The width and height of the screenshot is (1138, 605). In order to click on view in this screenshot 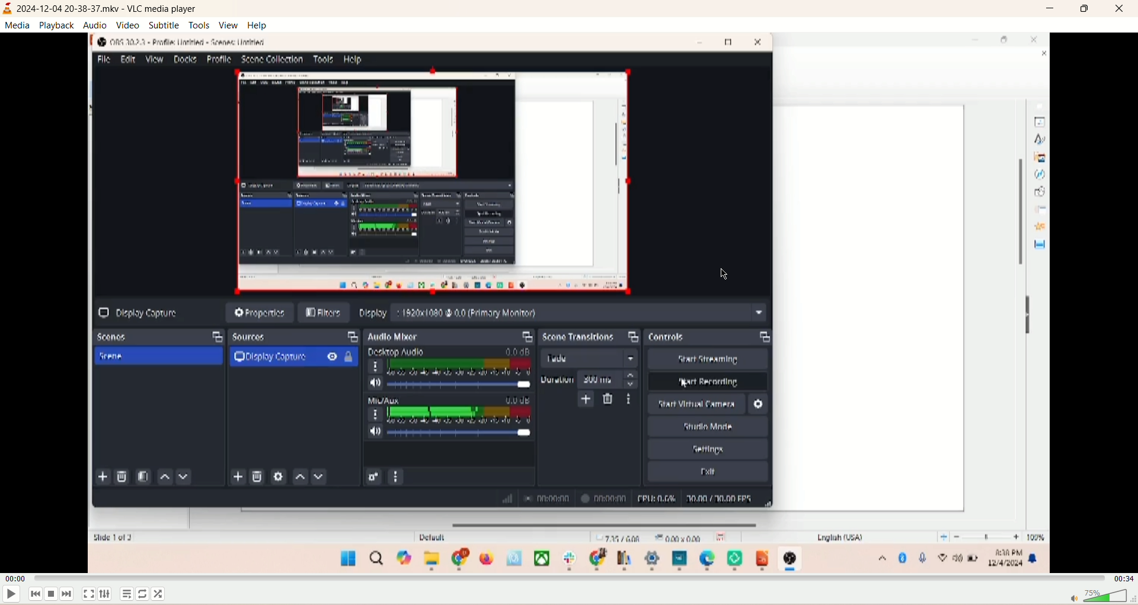, I will do `click(228, 25)`.